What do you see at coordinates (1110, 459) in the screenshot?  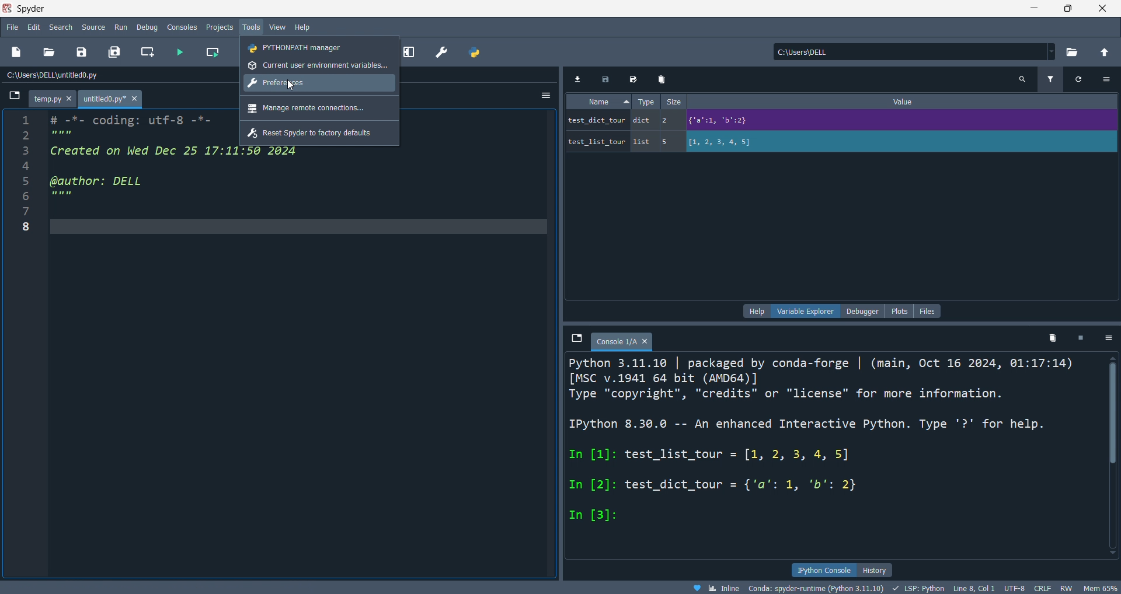 I see `scrollbar` at bounding box center [1110, 459].